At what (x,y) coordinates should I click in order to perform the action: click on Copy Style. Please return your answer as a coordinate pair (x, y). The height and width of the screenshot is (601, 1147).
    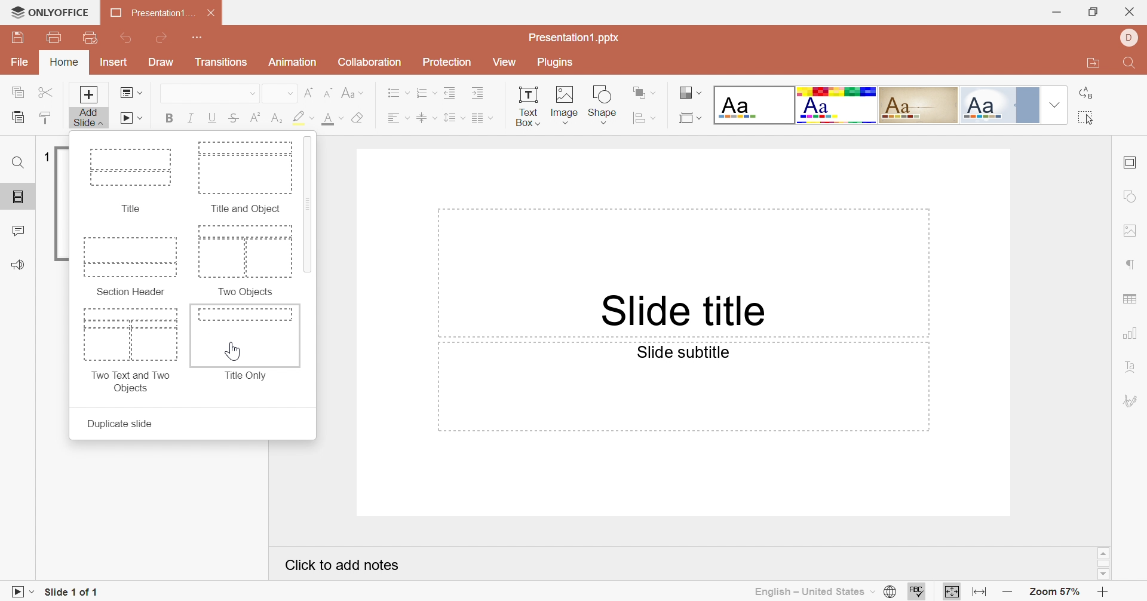
    Looking at the image, I should click on (47, 118).